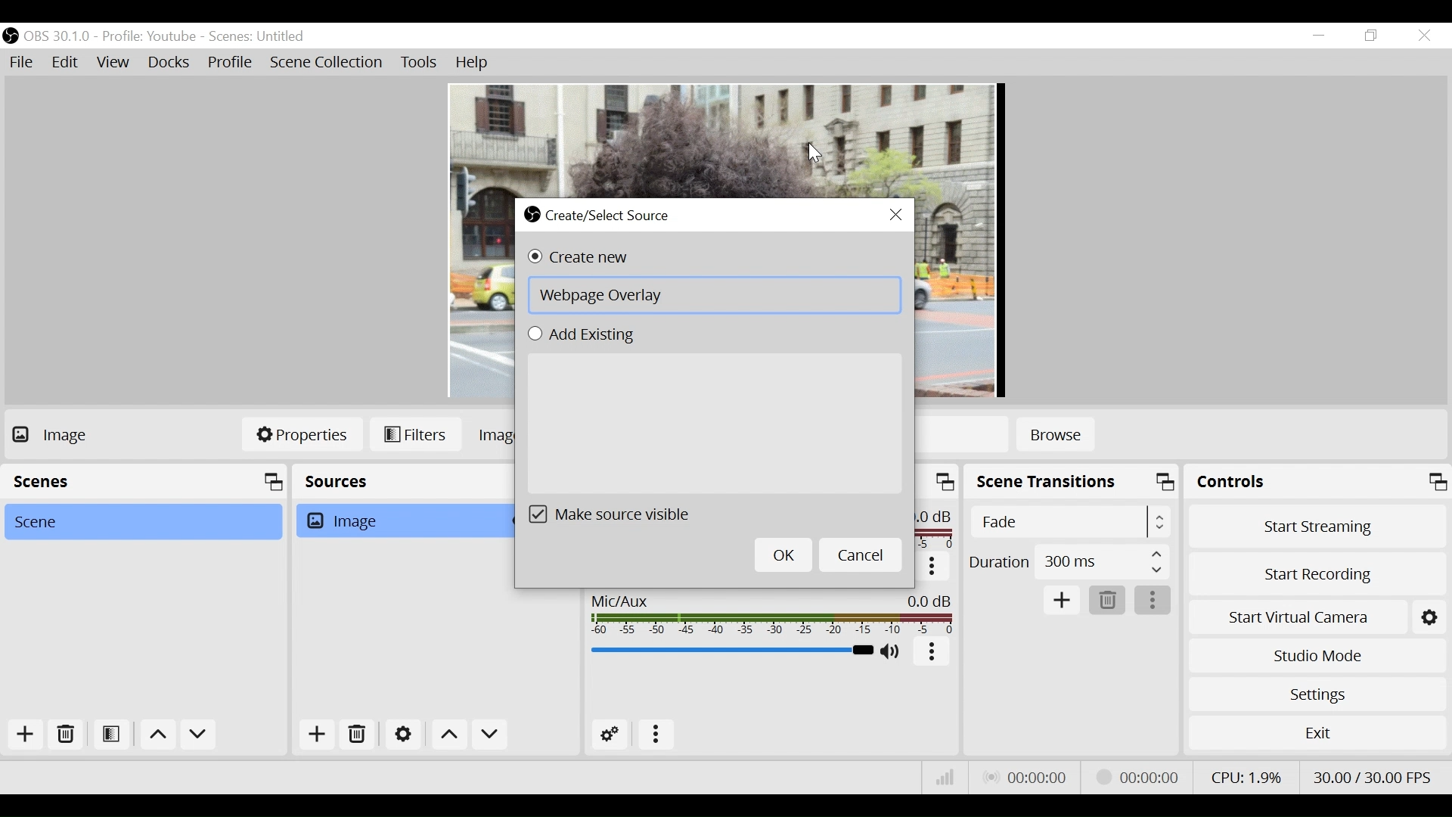  What do you see at coordinates (200, 735) in the screenshot?
I see `Move down` at bounding box center [200, 735].